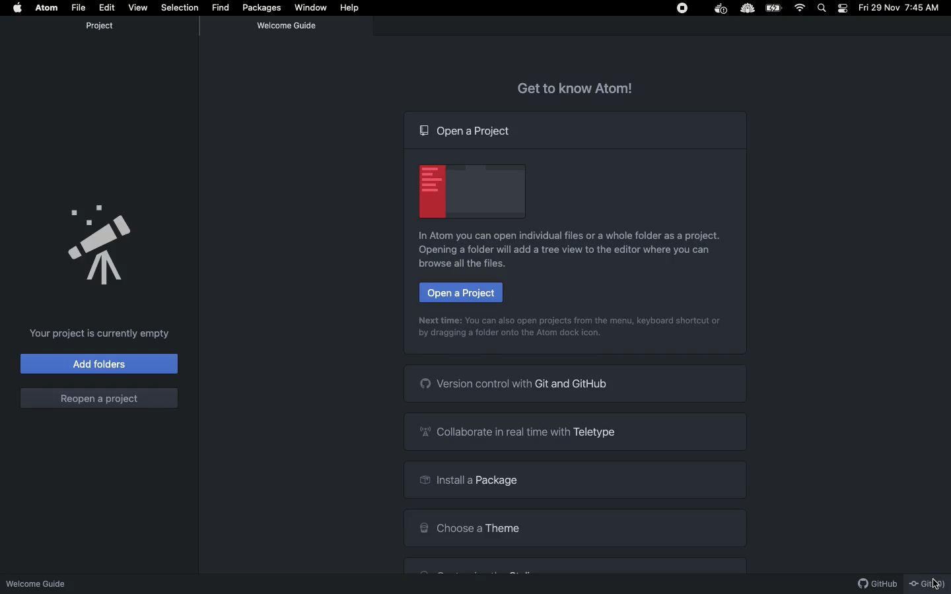 The height and width of the screenshot is (594, 951). Describe the element at coordinates (106, 7) in the screenshot. I see `Edit` at that location.